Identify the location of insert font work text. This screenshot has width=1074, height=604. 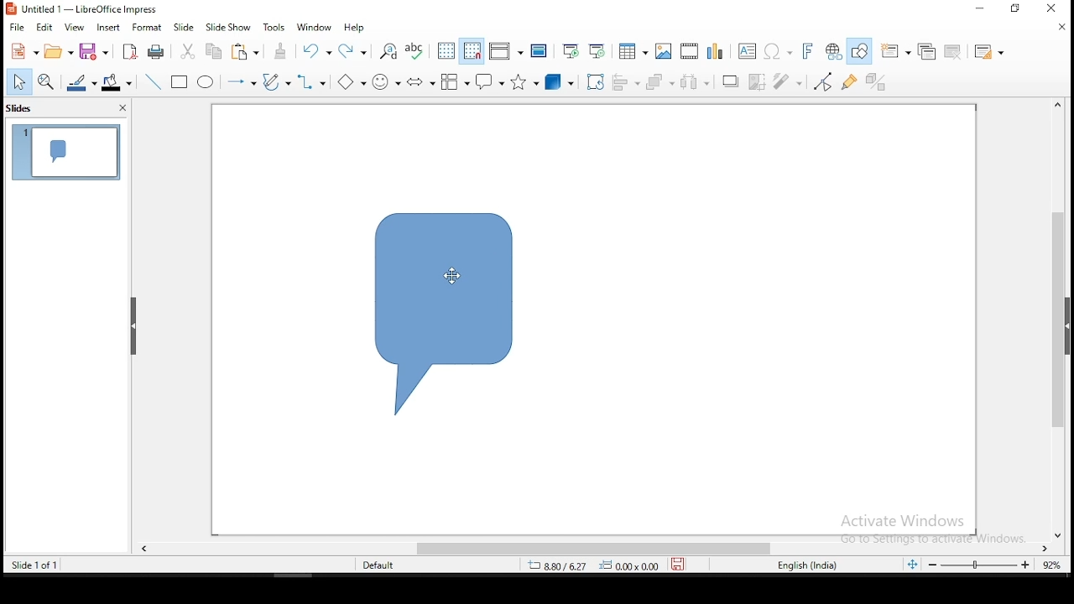
(808, 50).